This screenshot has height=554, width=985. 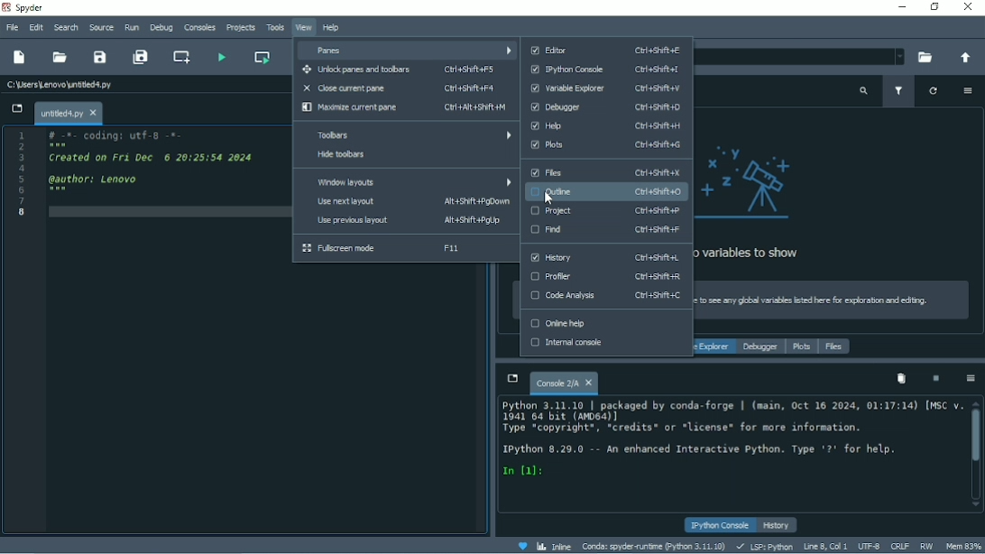 I want to click on RW, so click(x=927, y=546).